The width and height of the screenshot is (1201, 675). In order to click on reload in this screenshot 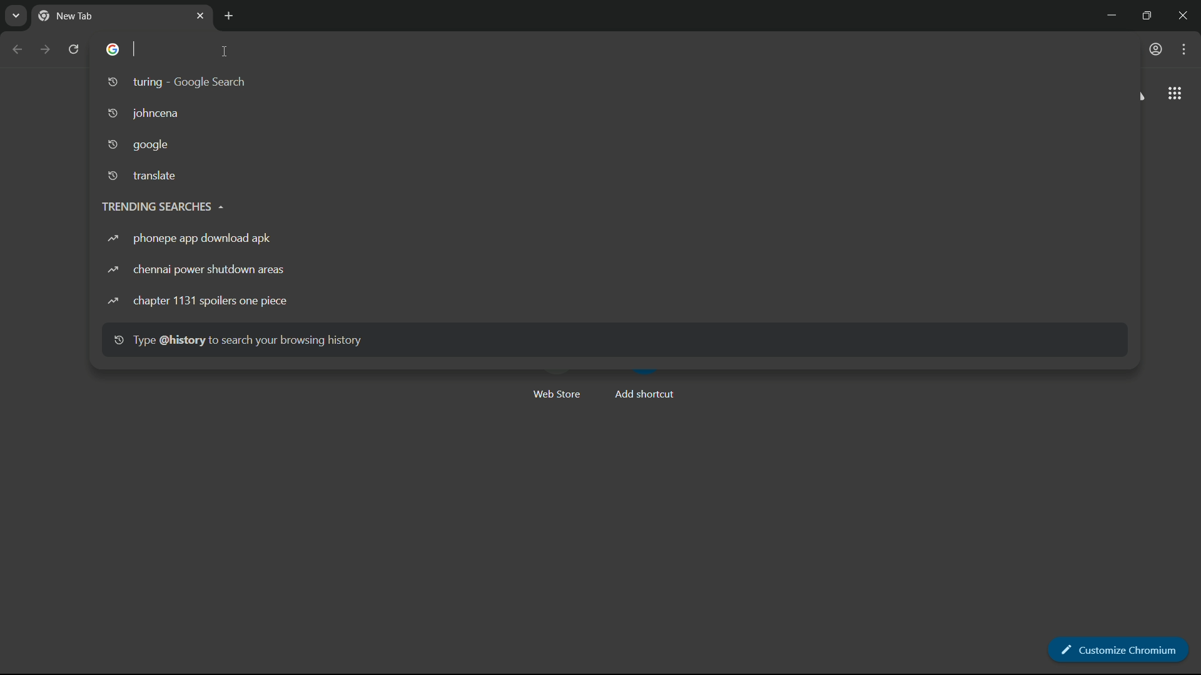, I will do `click(73, 48)`.